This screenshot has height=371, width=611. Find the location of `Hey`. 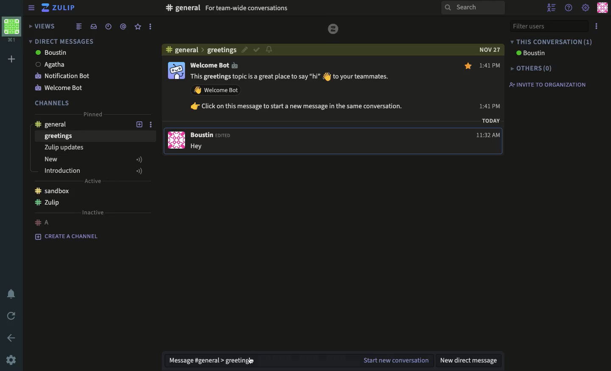

Hey is located at coordinates (201, 146).